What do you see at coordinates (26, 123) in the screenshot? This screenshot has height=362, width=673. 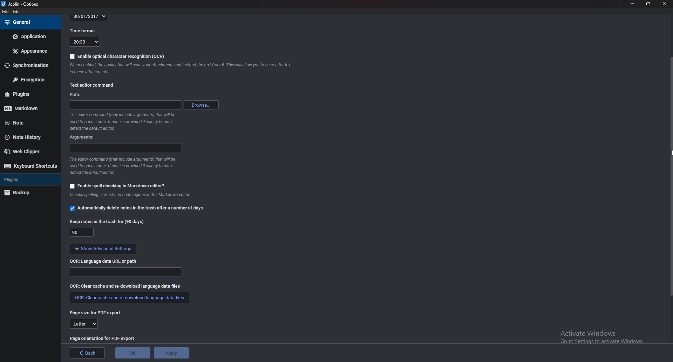 I see `note` at bounding box center [26, 123].